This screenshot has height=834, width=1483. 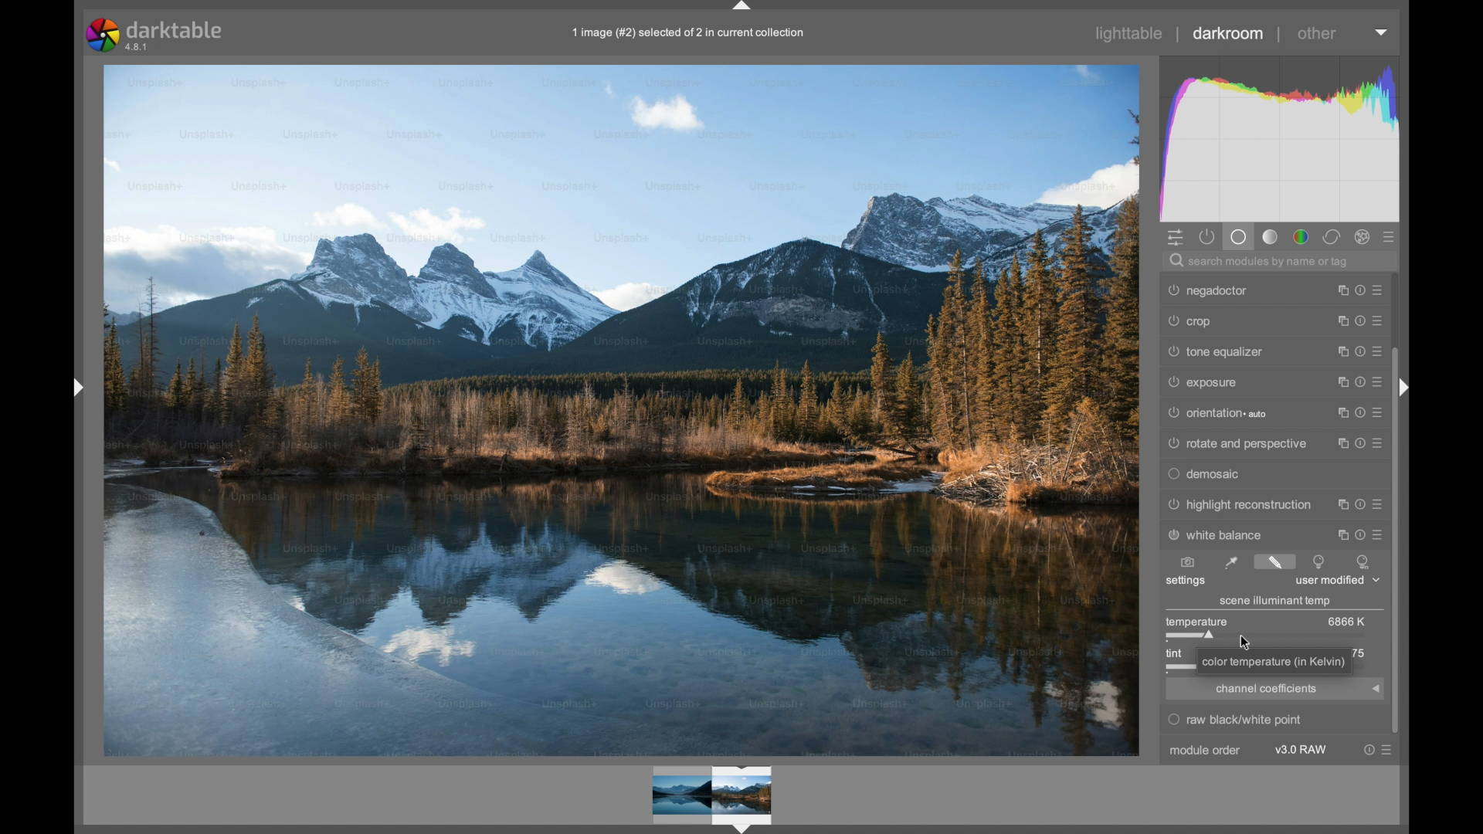 I want to click on crop, so click(x=1189, y=320).